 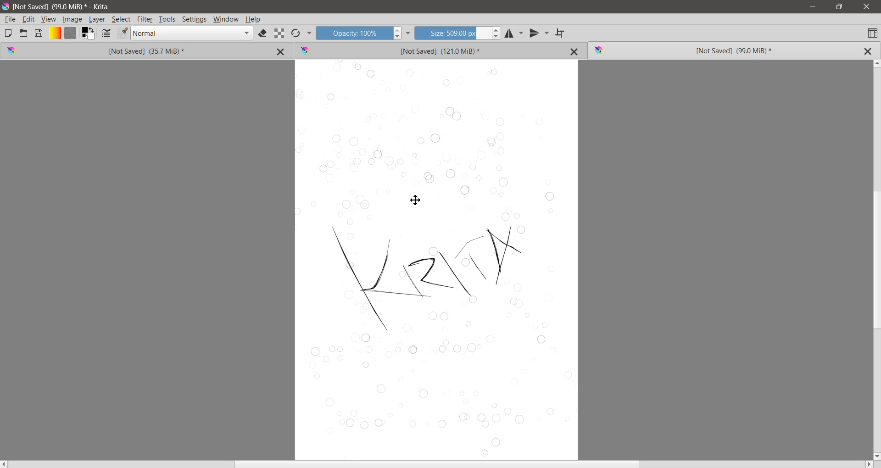 What do you see at coordinates (539, 33) in the screenshot?
I see `Vertical Mirror Tool` at bounding box center [539, 33].